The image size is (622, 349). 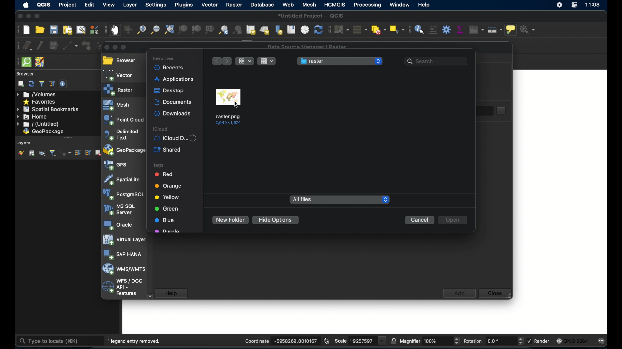 I want to click on downloads, so click(x=172, y=114).